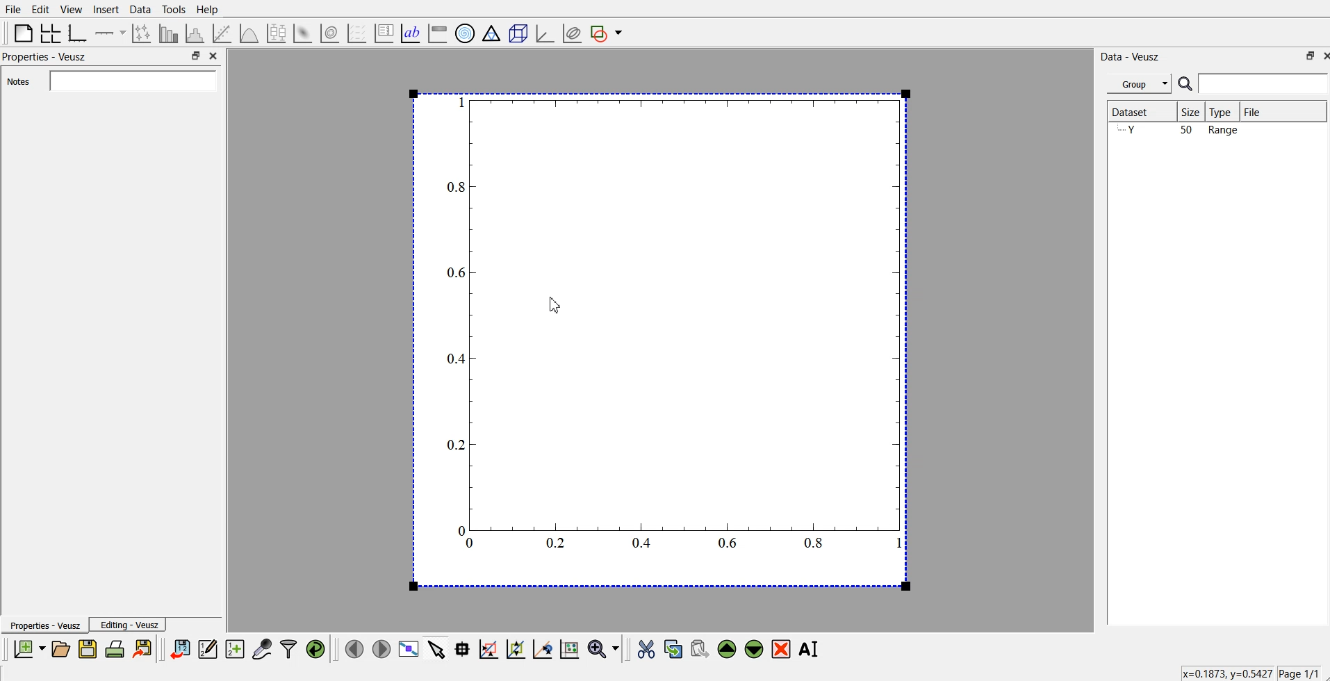  I want to click on Group , so click(1140, 83).